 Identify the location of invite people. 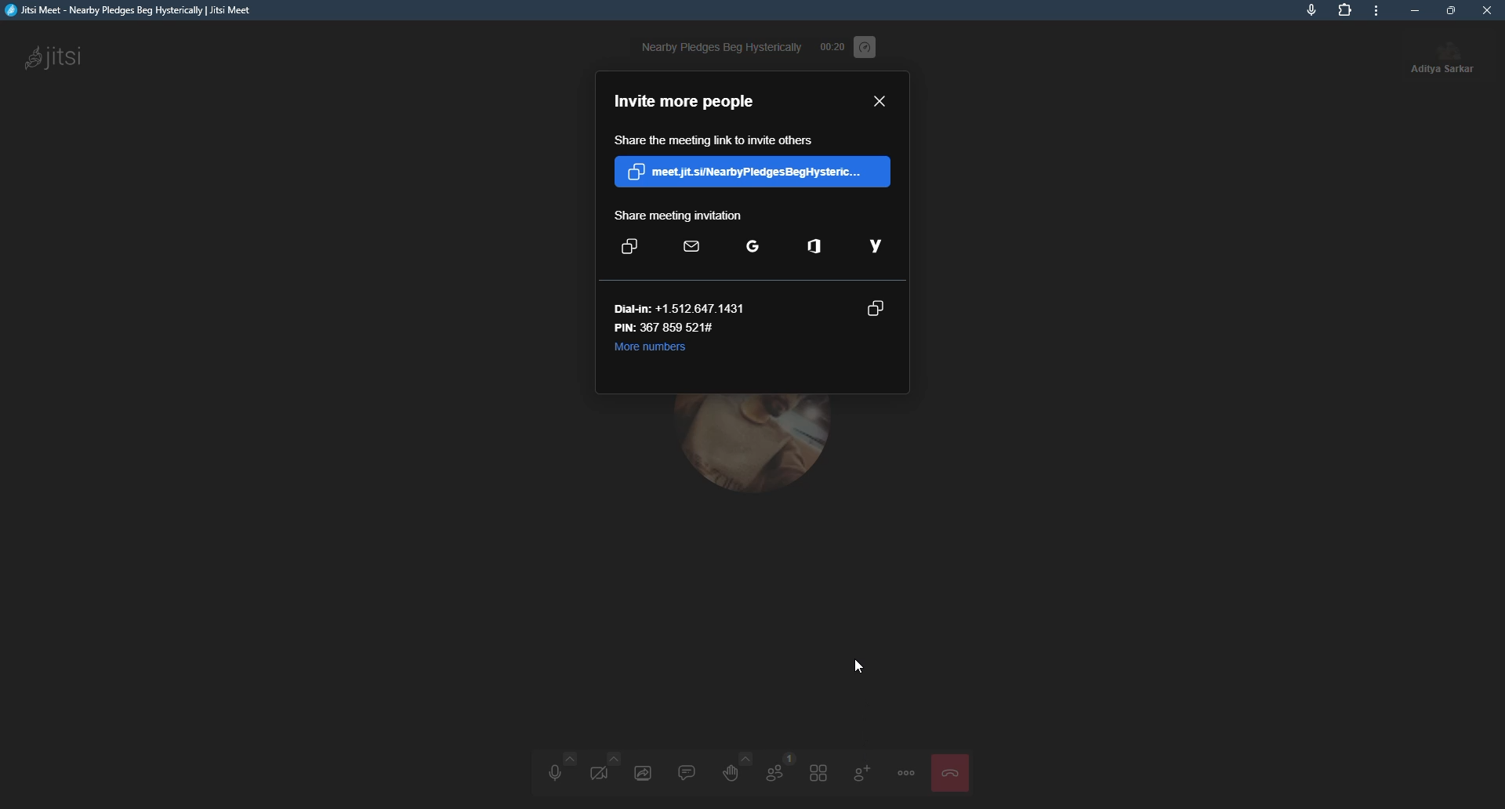
(861, 775).